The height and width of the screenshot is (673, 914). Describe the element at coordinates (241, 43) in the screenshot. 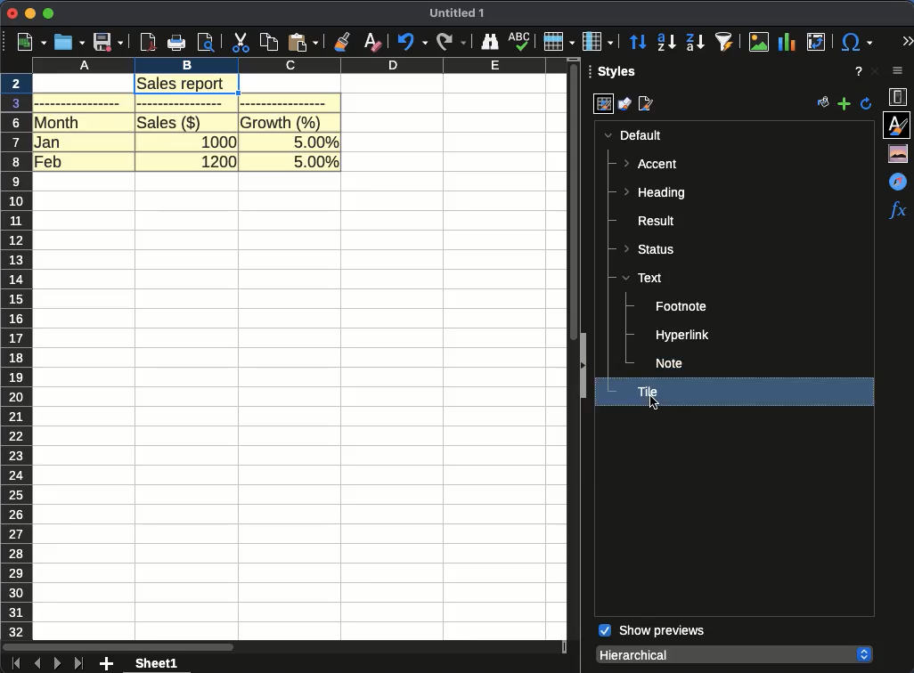

I see `cut` at that location.